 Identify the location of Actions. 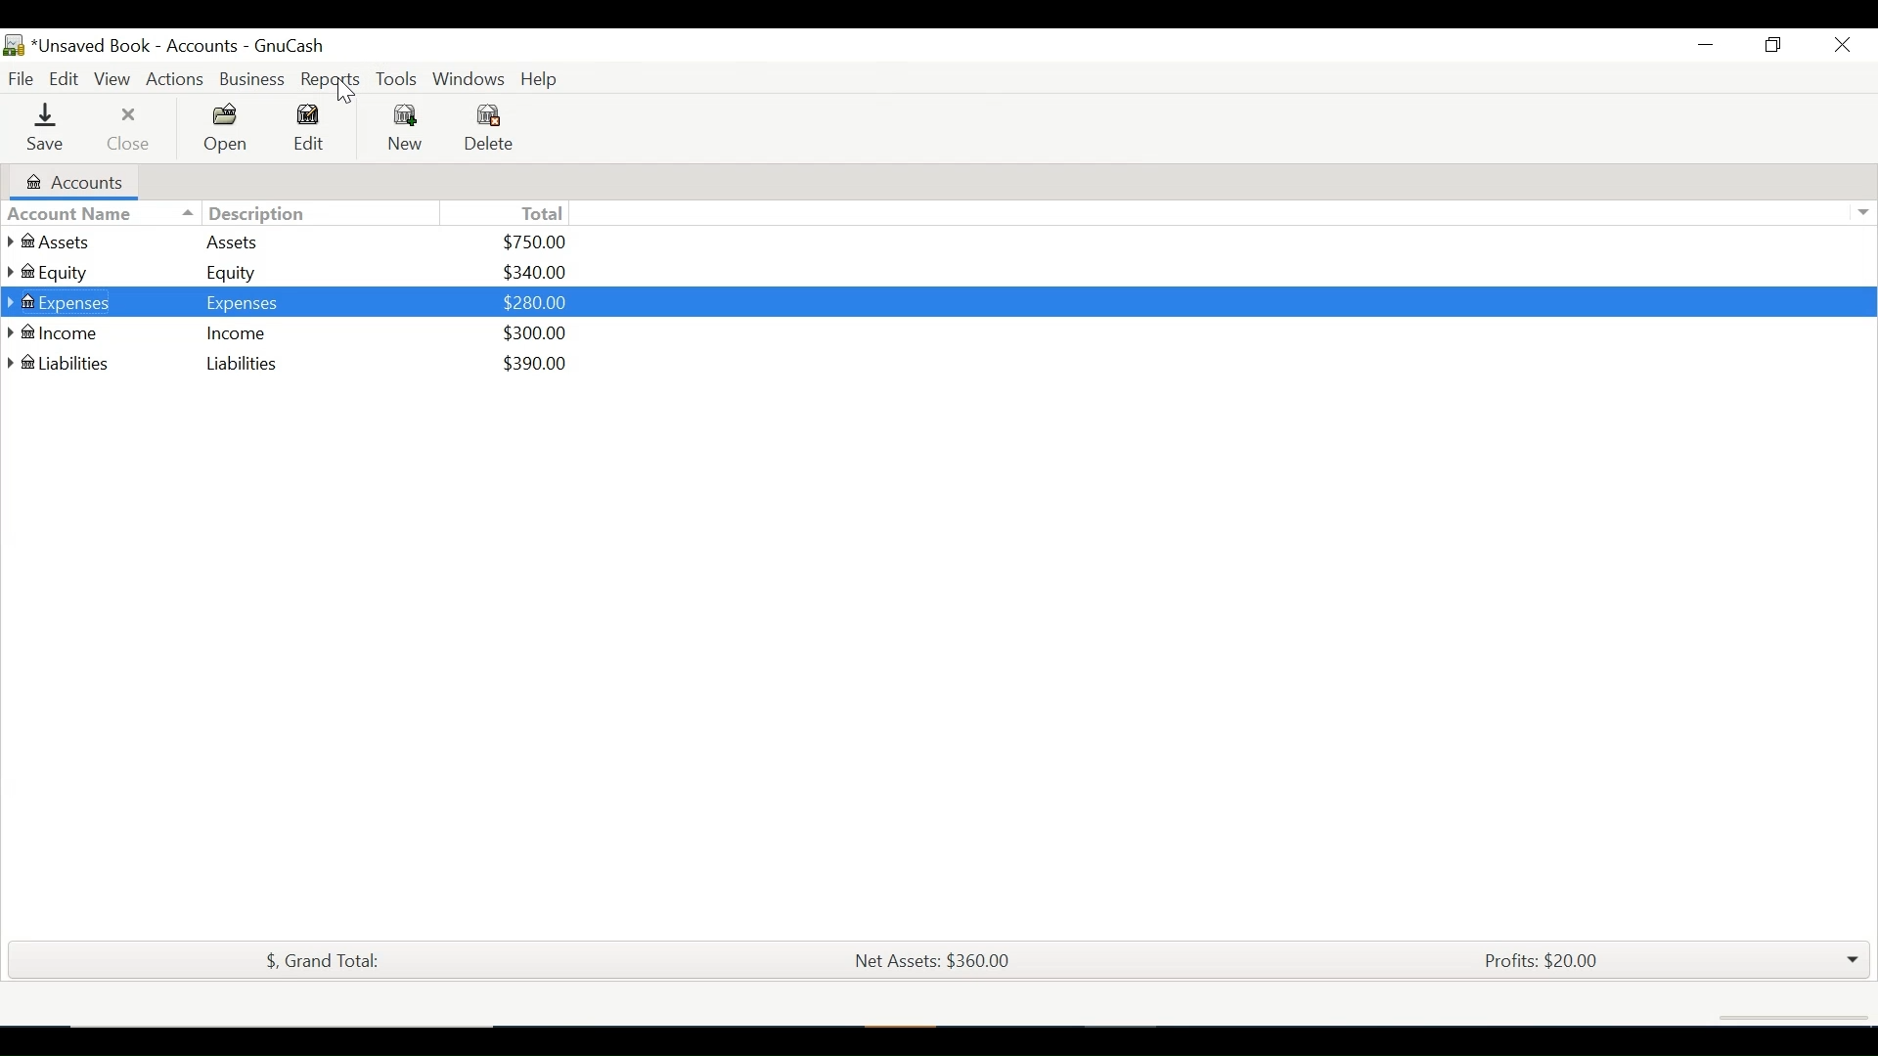
(175, 74).